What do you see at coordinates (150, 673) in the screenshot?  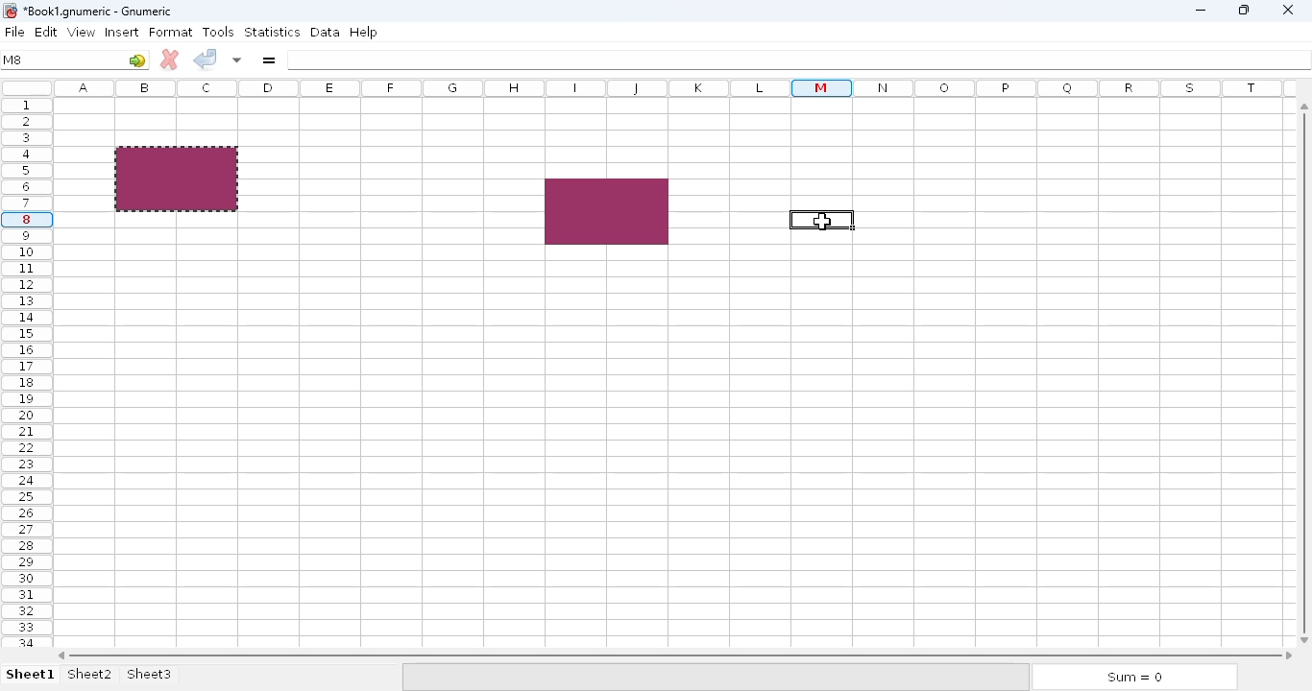 I see `sheet3` at bounding box center [150, 673].